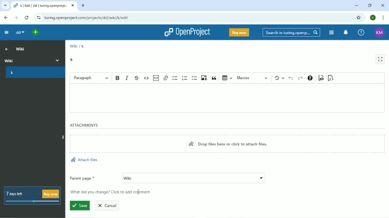  What do you see at coordinates (137, 77) in the screenshot?
I see `Strikethrough` at bounding box center [137, 77].